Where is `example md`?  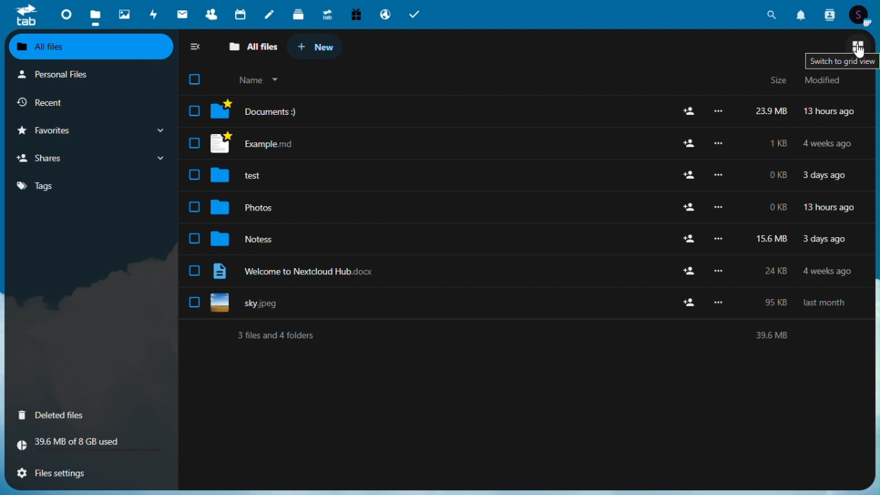 example md is located at coordinates (279, 144).